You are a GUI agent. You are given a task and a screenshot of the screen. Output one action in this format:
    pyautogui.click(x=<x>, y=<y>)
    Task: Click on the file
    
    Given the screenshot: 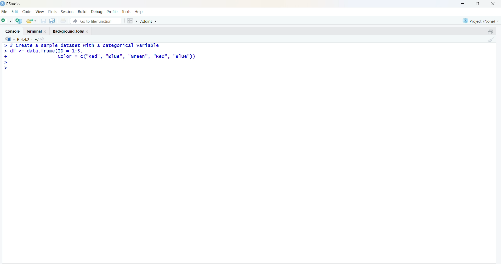 What is the action you would take?
    pyautogui.click(x=4, y=11)
    